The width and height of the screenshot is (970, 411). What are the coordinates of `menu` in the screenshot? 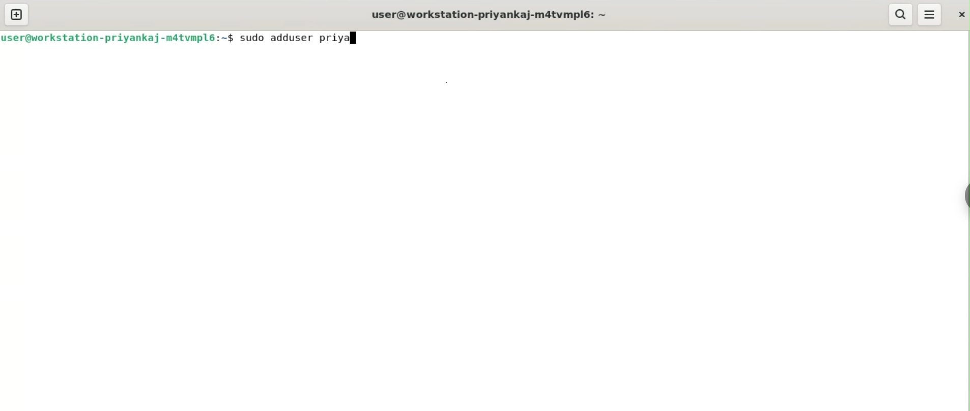 It's located at (930, 15).